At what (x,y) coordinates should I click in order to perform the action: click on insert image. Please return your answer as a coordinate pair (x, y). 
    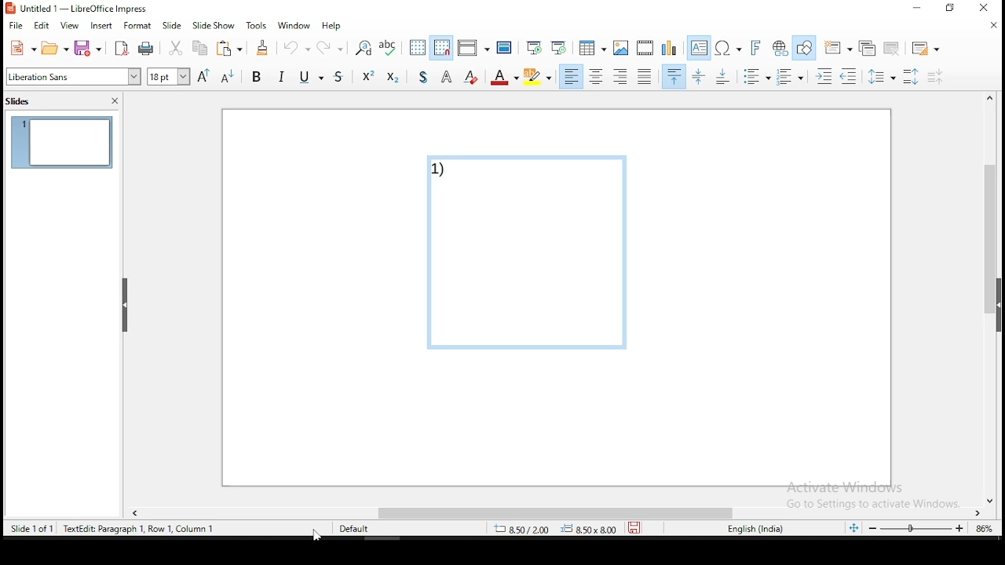
    Looking at the image, I should click on (622, 48).